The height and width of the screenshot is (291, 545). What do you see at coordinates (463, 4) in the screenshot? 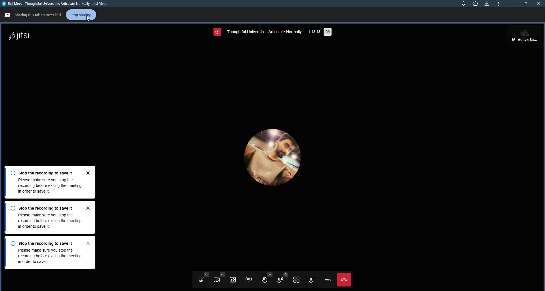
I see `mic` at bounding box center [463, 4].